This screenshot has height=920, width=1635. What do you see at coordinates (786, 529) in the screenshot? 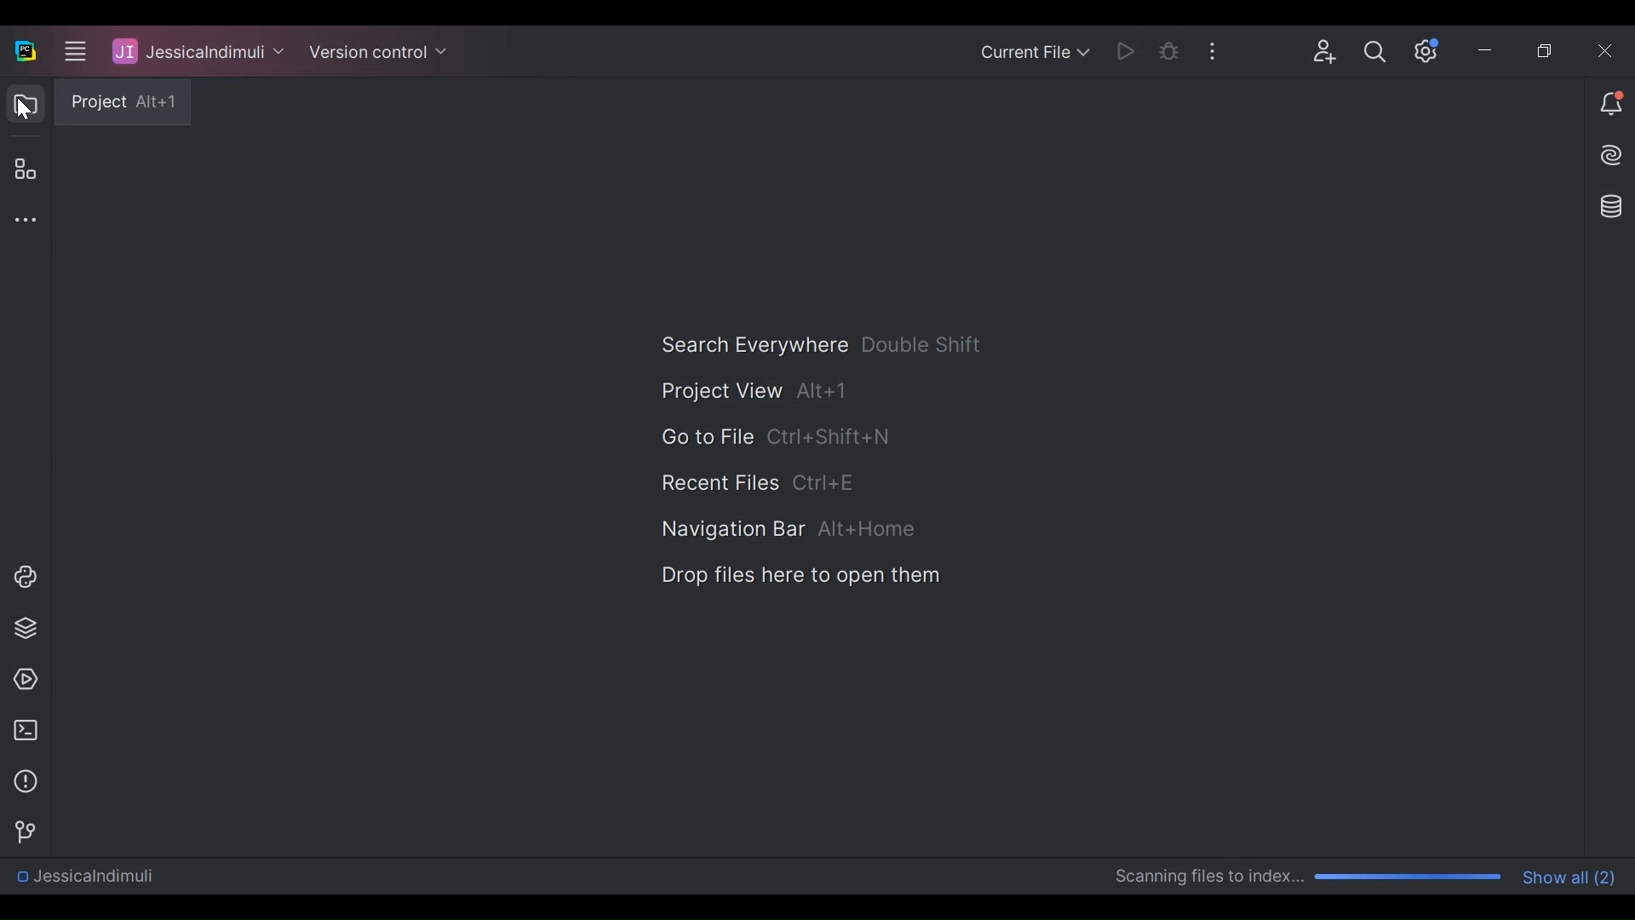
I see `Navigation Bar` at bounding box center [786, 529].